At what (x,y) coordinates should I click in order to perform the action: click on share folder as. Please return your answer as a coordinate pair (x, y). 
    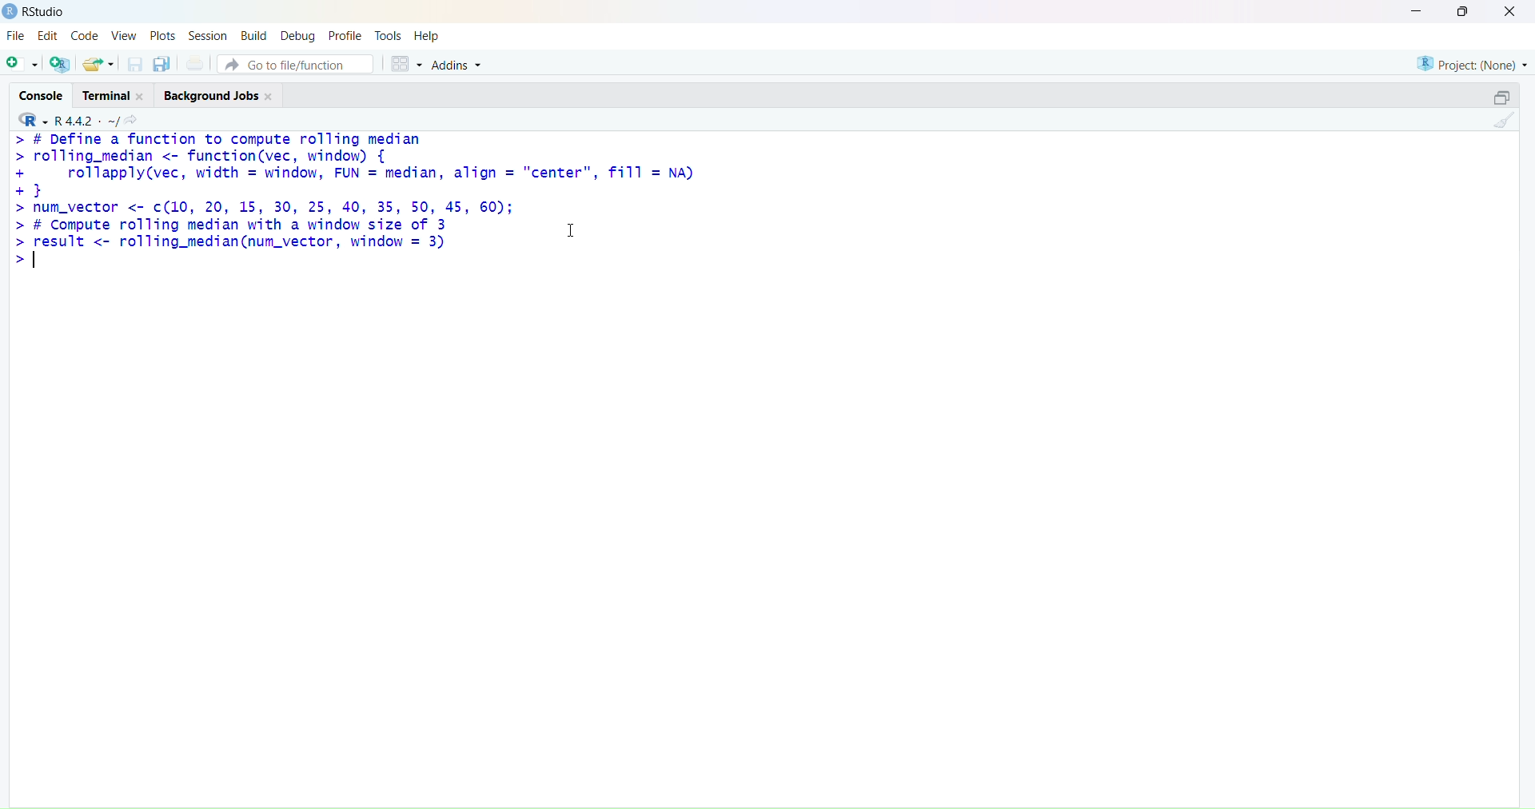
    Looking at the image, I should click on (98, 64).